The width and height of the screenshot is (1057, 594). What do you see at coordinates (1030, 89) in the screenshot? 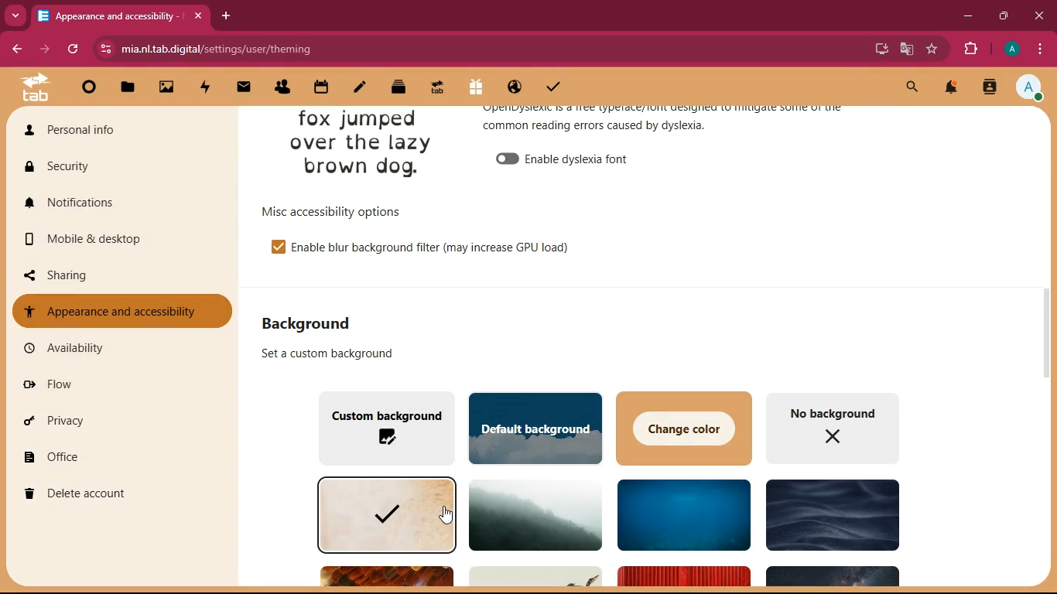
I see `profile` at bounding box center [1030, 89].